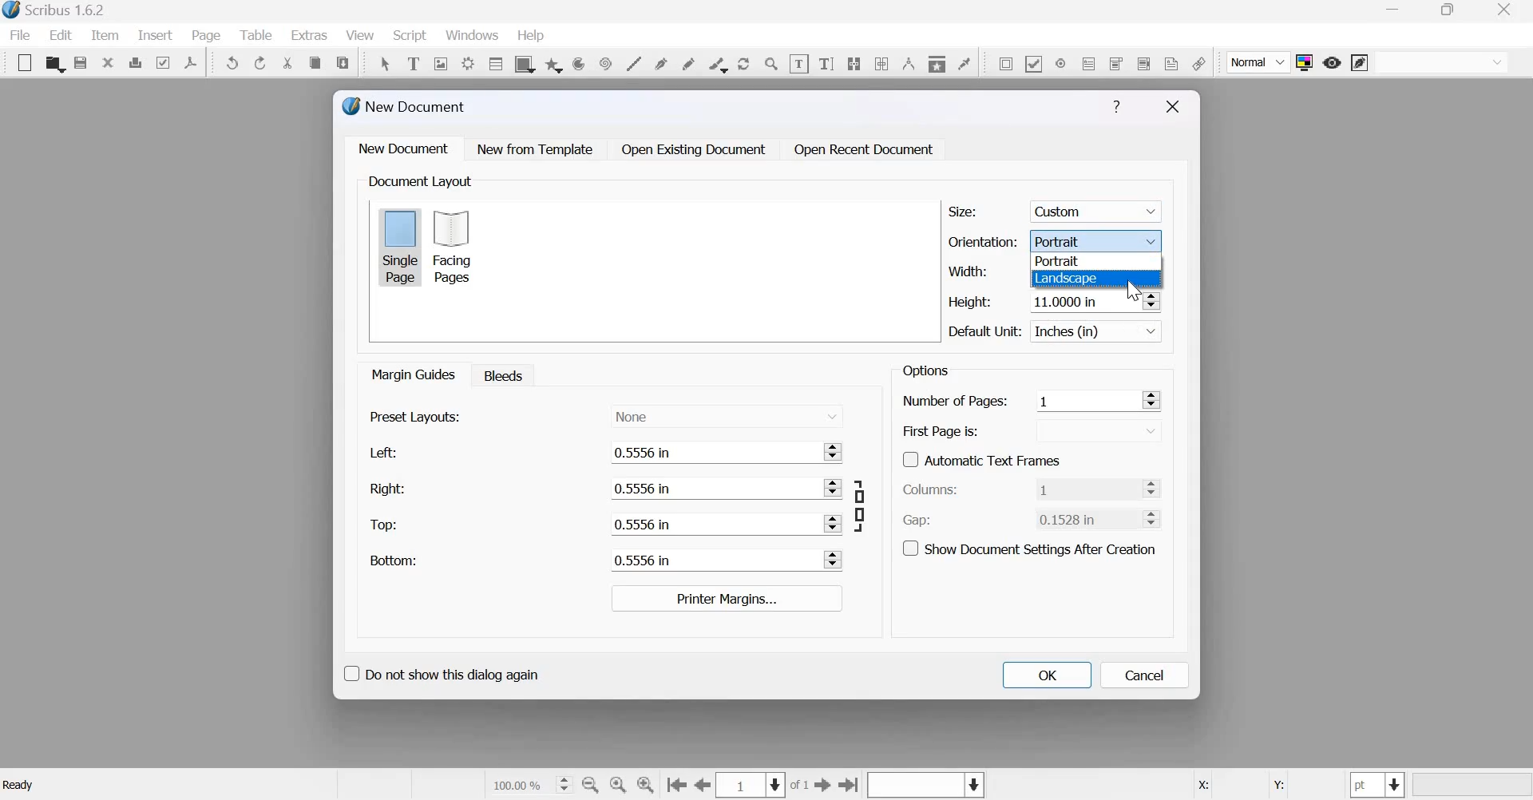 The height and width of the screenshot is (800, 1533). I want to click on Increase and Decrease, so click(1152, 517).